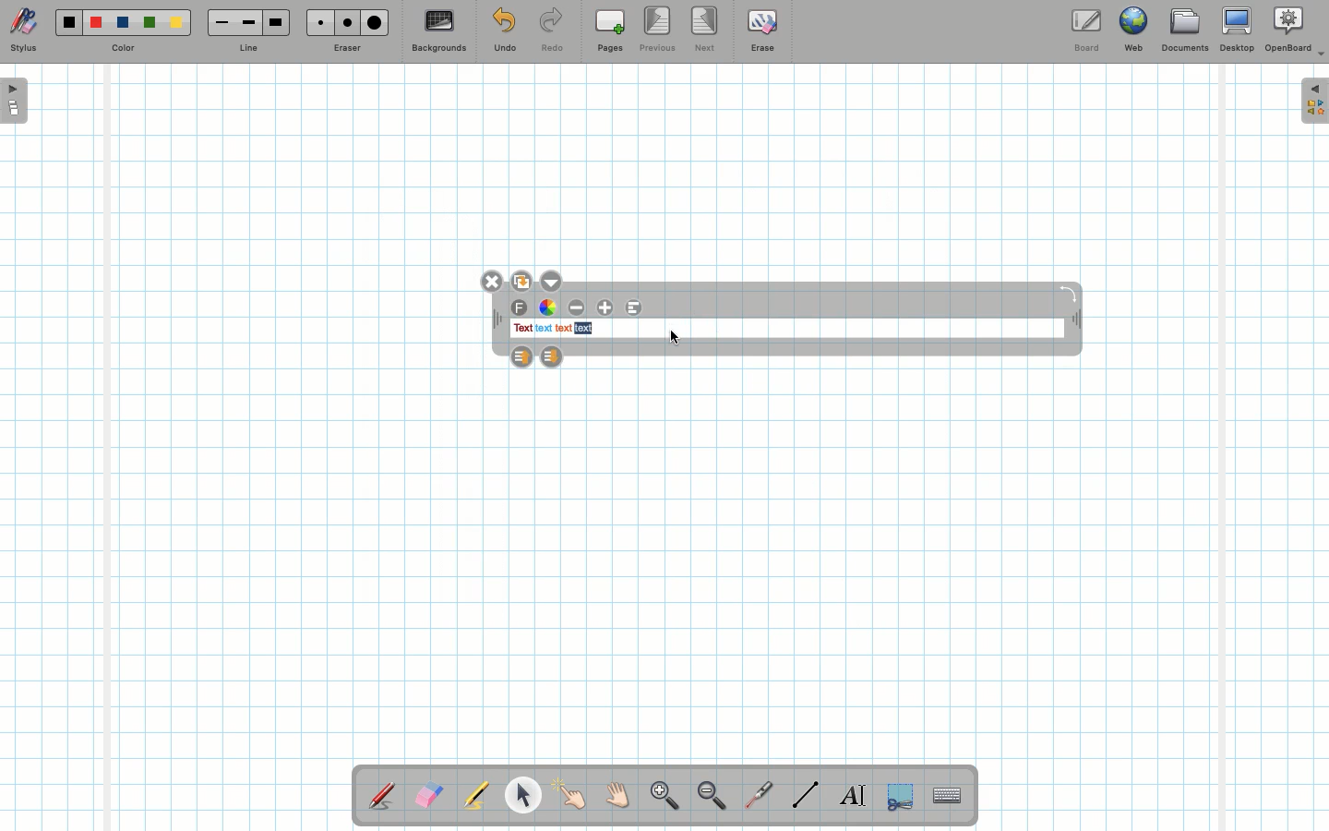 The height and width of the screenshot is (831, 1329). I want to click on Selection, so click(898, 794).